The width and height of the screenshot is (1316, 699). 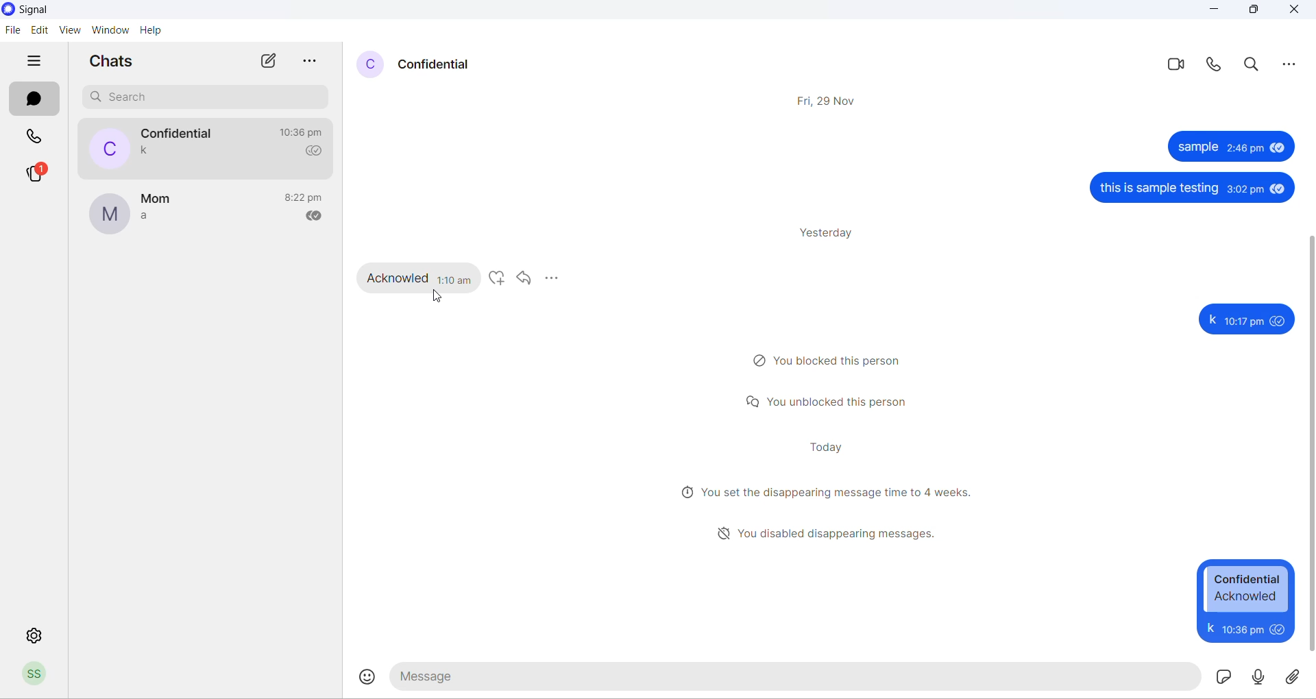 I want to click on more options, so click(x=555, y=279).